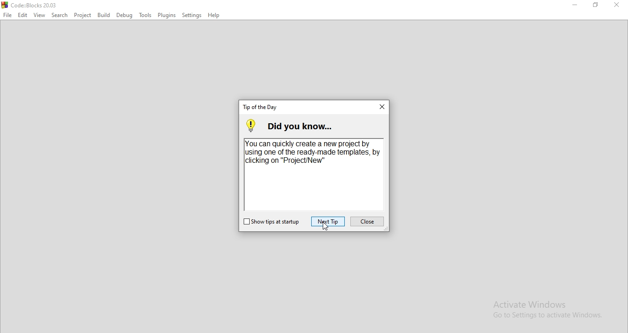 The height and width of the screenshot is (333, 628). Describe the element at coordinates (313, 153) in the screenshot. I see `You can quickly create a new project by
using one of the ready-made templates, by
clicking on "Project/New"` at that location.